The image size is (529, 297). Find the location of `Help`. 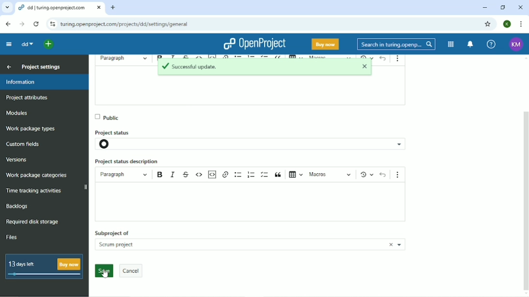

Help is located at coordinates (491, 44).